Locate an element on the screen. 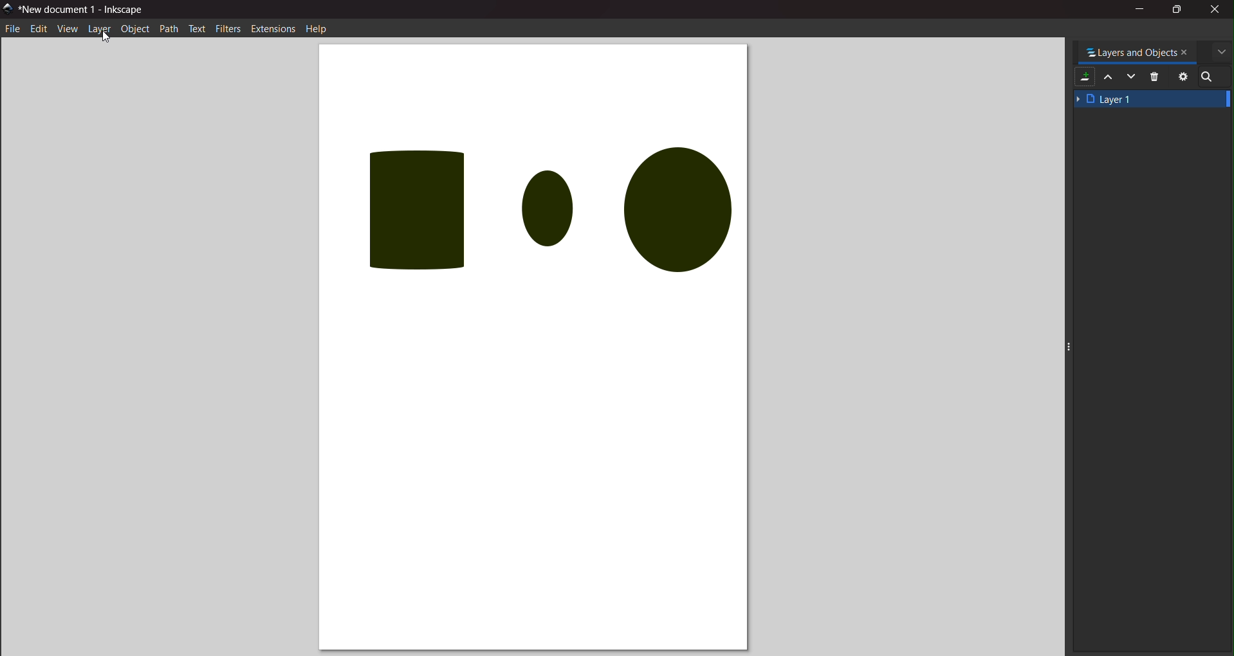 Image resolution: width=1234 pixels, height=656 pixels. path is located at coordinates (169, 29).